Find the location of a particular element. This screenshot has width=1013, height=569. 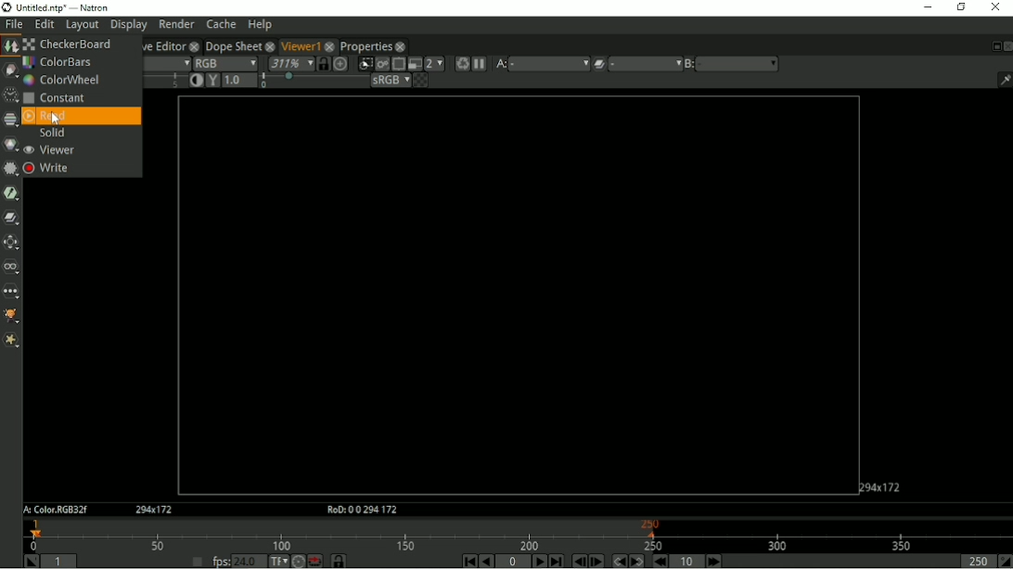

Playback out point is located at coordinates (974, 562).